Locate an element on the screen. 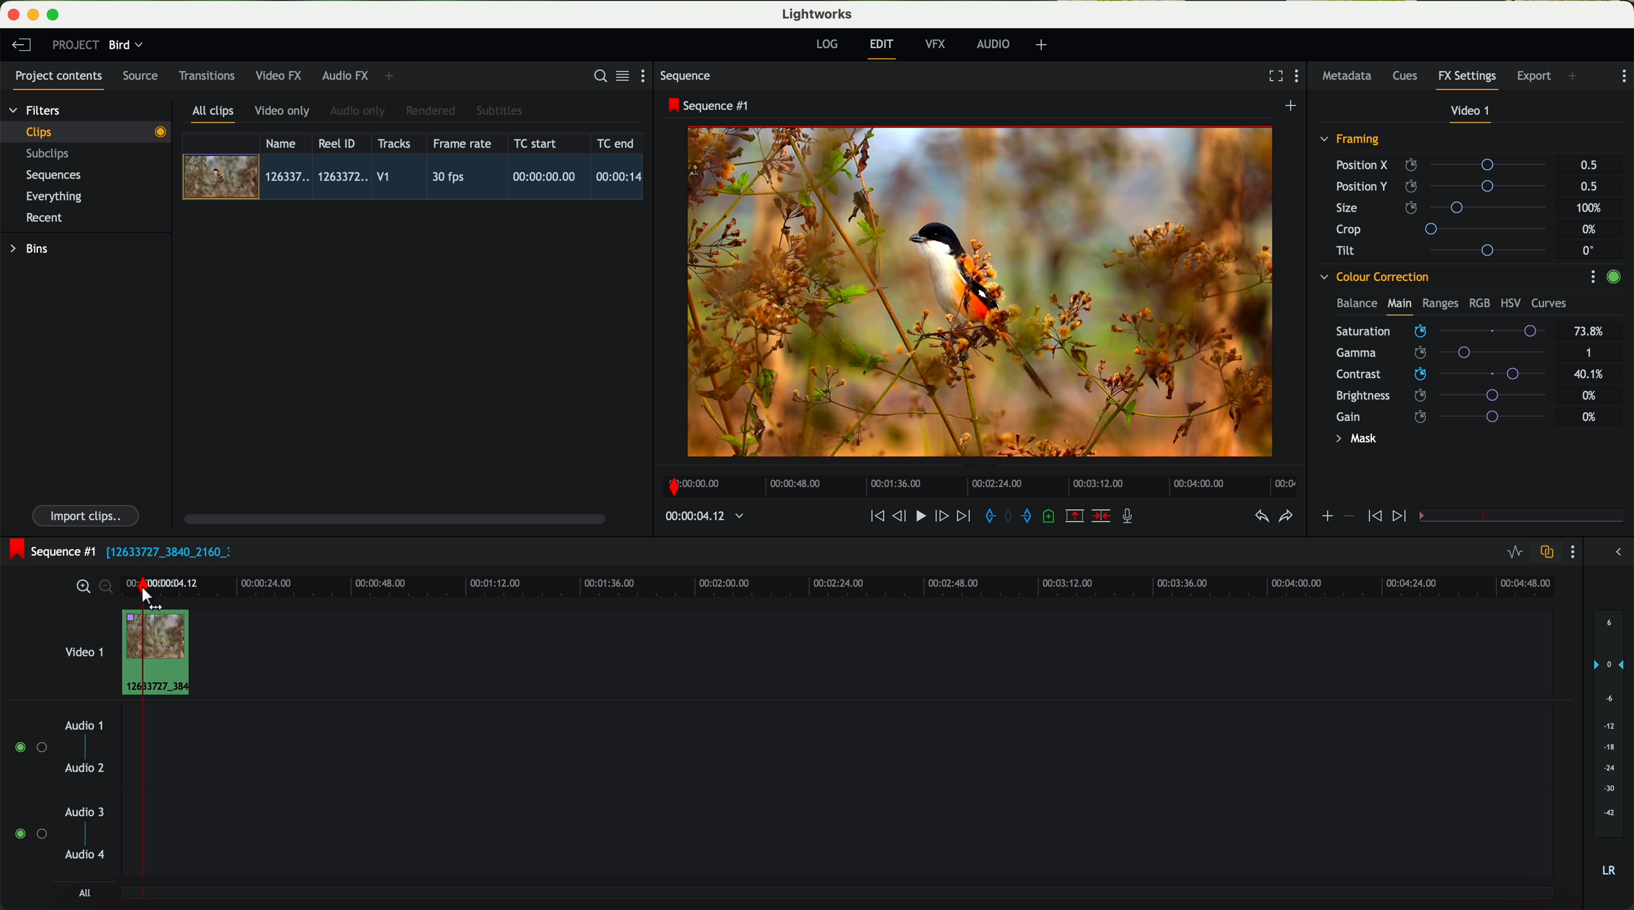 This screenshot has width=1634, height=910. frame rate is located at coordinates (462, 144).